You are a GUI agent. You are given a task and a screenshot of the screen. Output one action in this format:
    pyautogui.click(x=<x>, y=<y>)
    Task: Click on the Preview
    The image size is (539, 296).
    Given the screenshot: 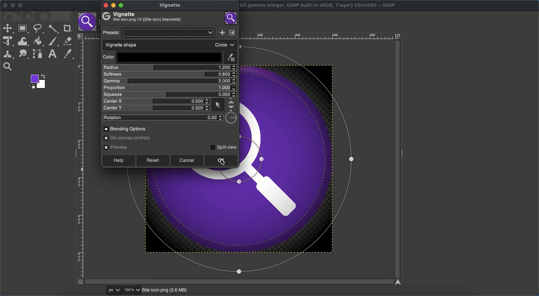 What is the action you would take?
    pyautogui.click(x=114, y=147)
    